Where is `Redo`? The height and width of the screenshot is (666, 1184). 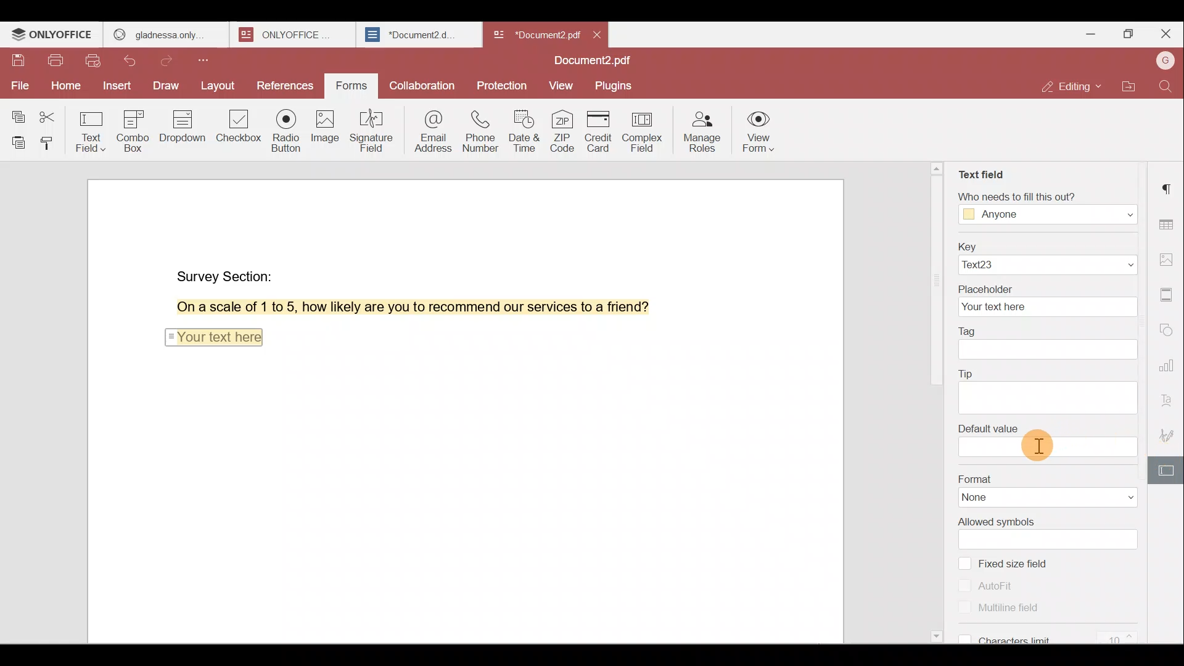 Redo is located at coordinates (170, 61).